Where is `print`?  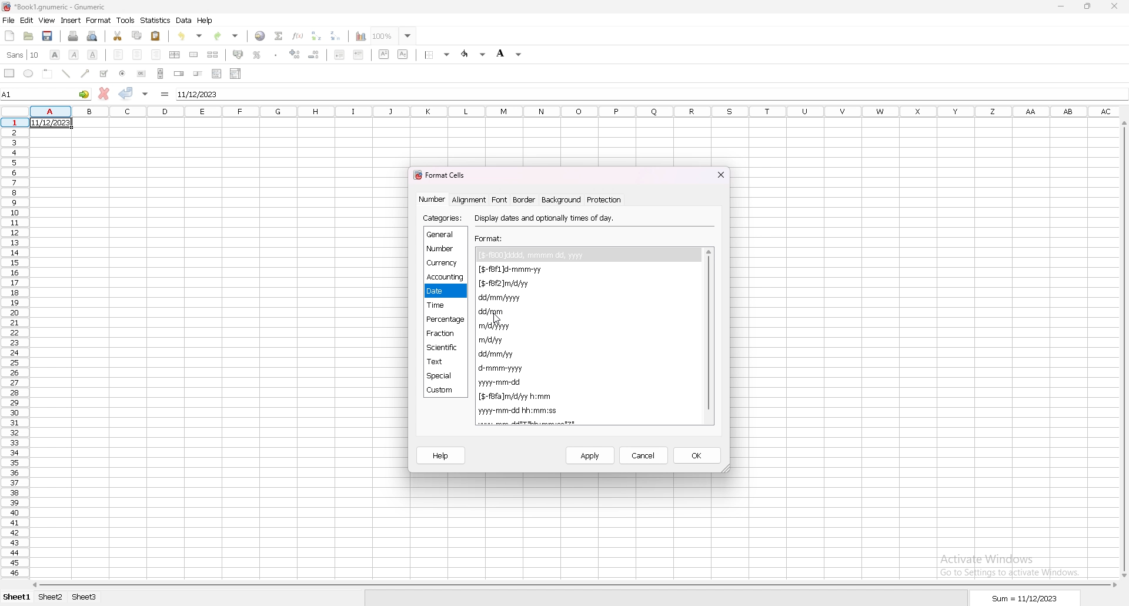
print is located at coordinates (73, 36).